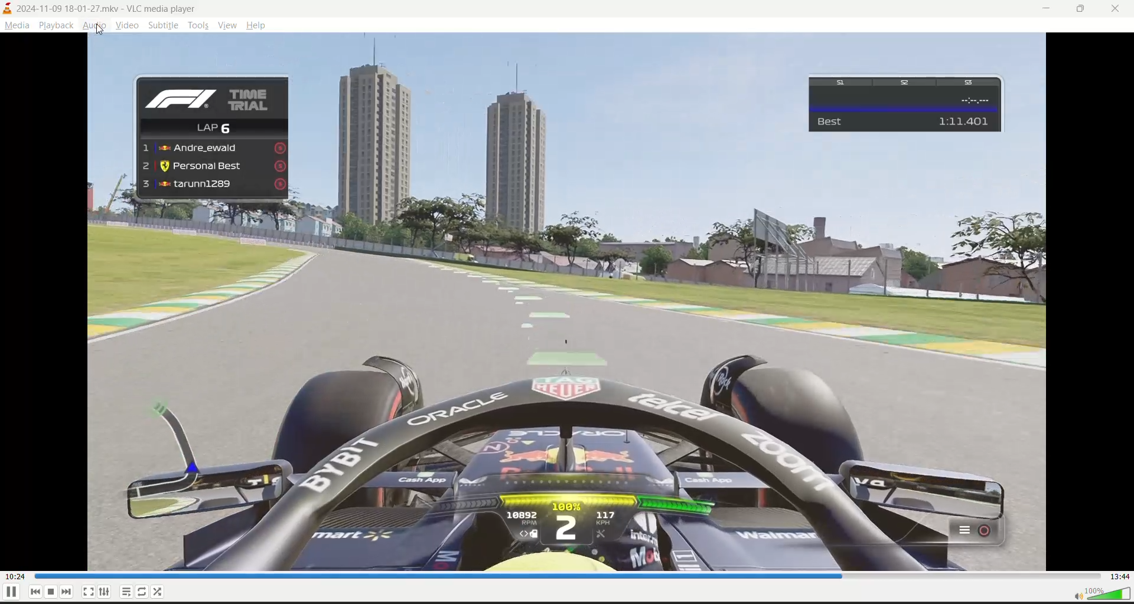  What do you see at coordinates (56, 26) in the screenshot?
I see `playback` at bounding box center [56, 26].